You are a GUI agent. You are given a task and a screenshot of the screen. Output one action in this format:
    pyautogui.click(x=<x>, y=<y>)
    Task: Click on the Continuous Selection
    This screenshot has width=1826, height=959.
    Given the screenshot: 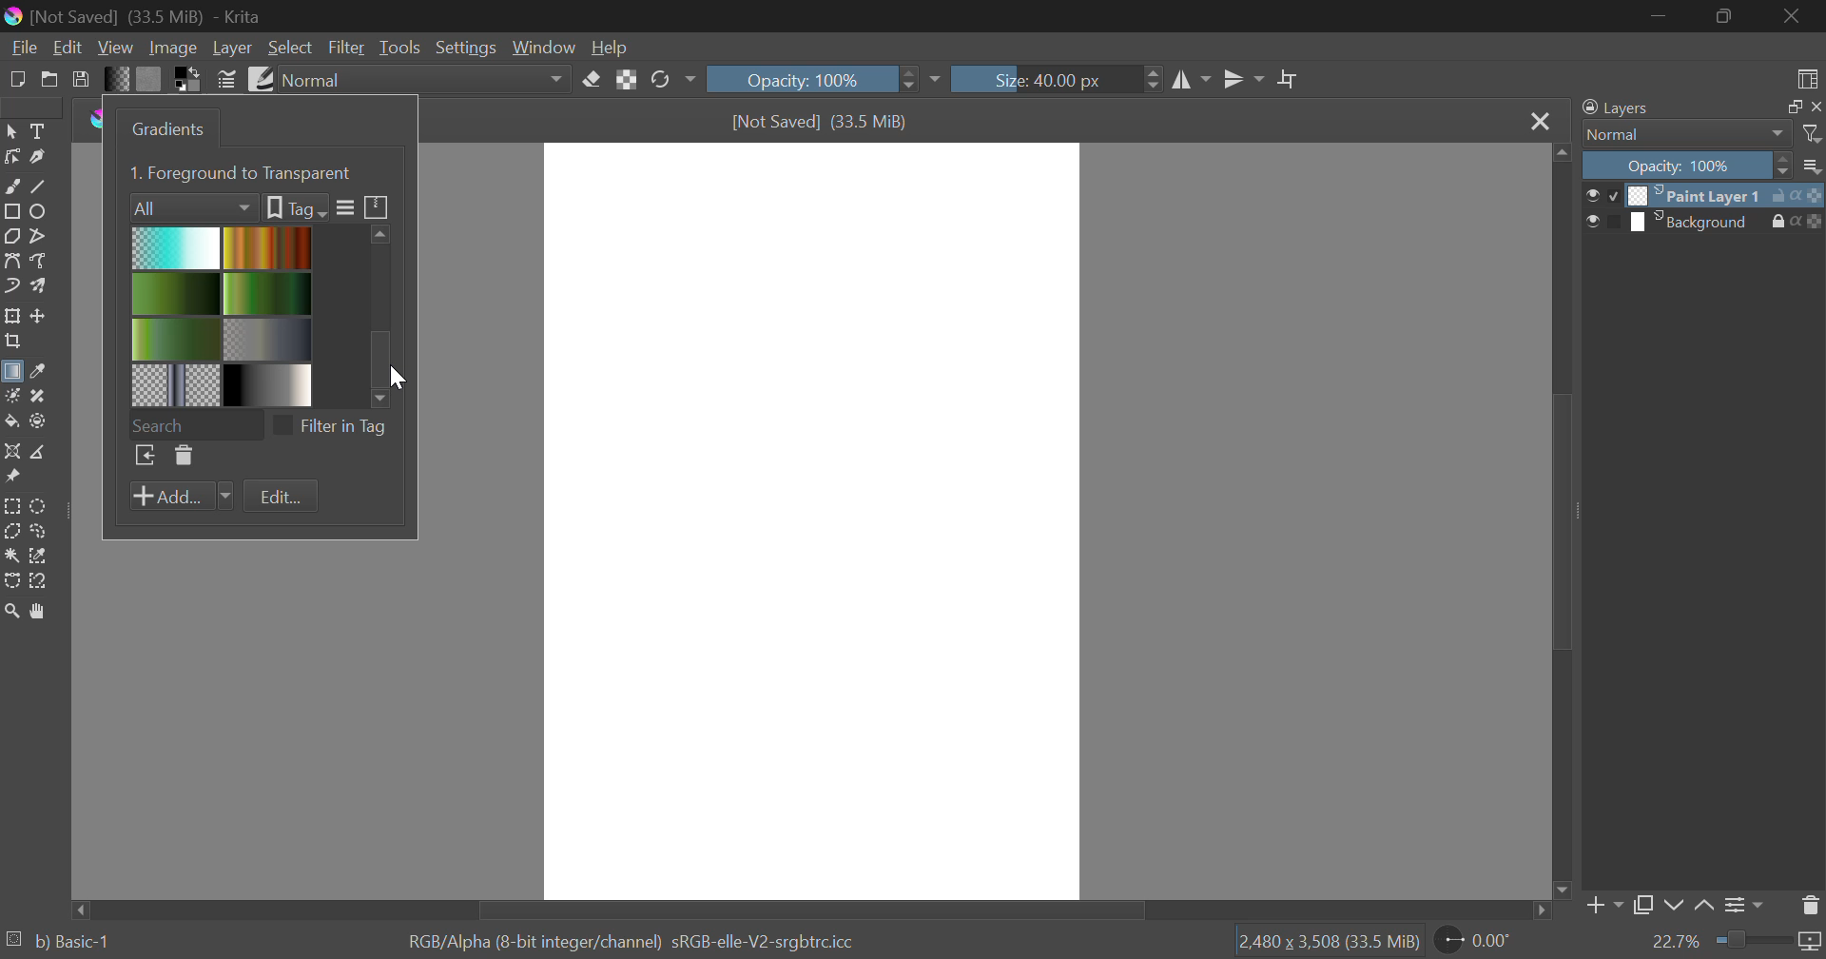 What is the action you would take?
    pyautogui.click(x=11, y=555)
    